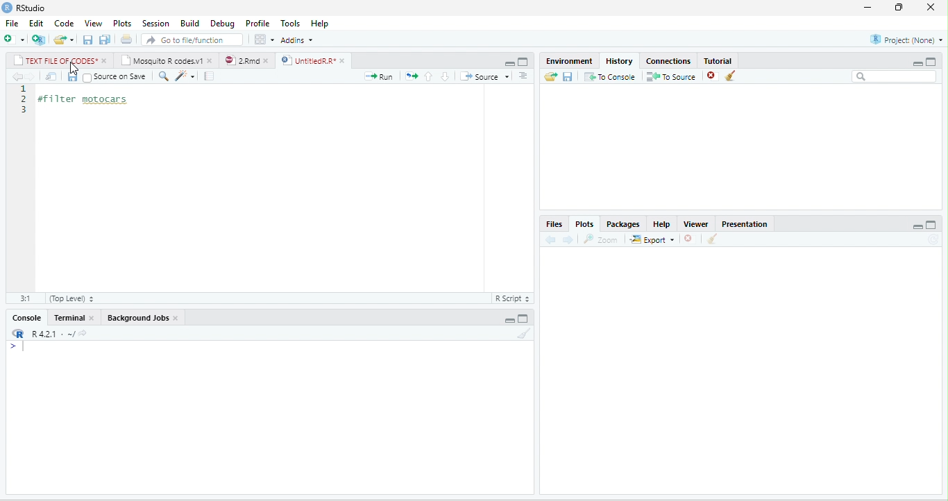 Image resolution: width=948 pixels, height=501 pixels. I want to click on close, so click(344, 61).